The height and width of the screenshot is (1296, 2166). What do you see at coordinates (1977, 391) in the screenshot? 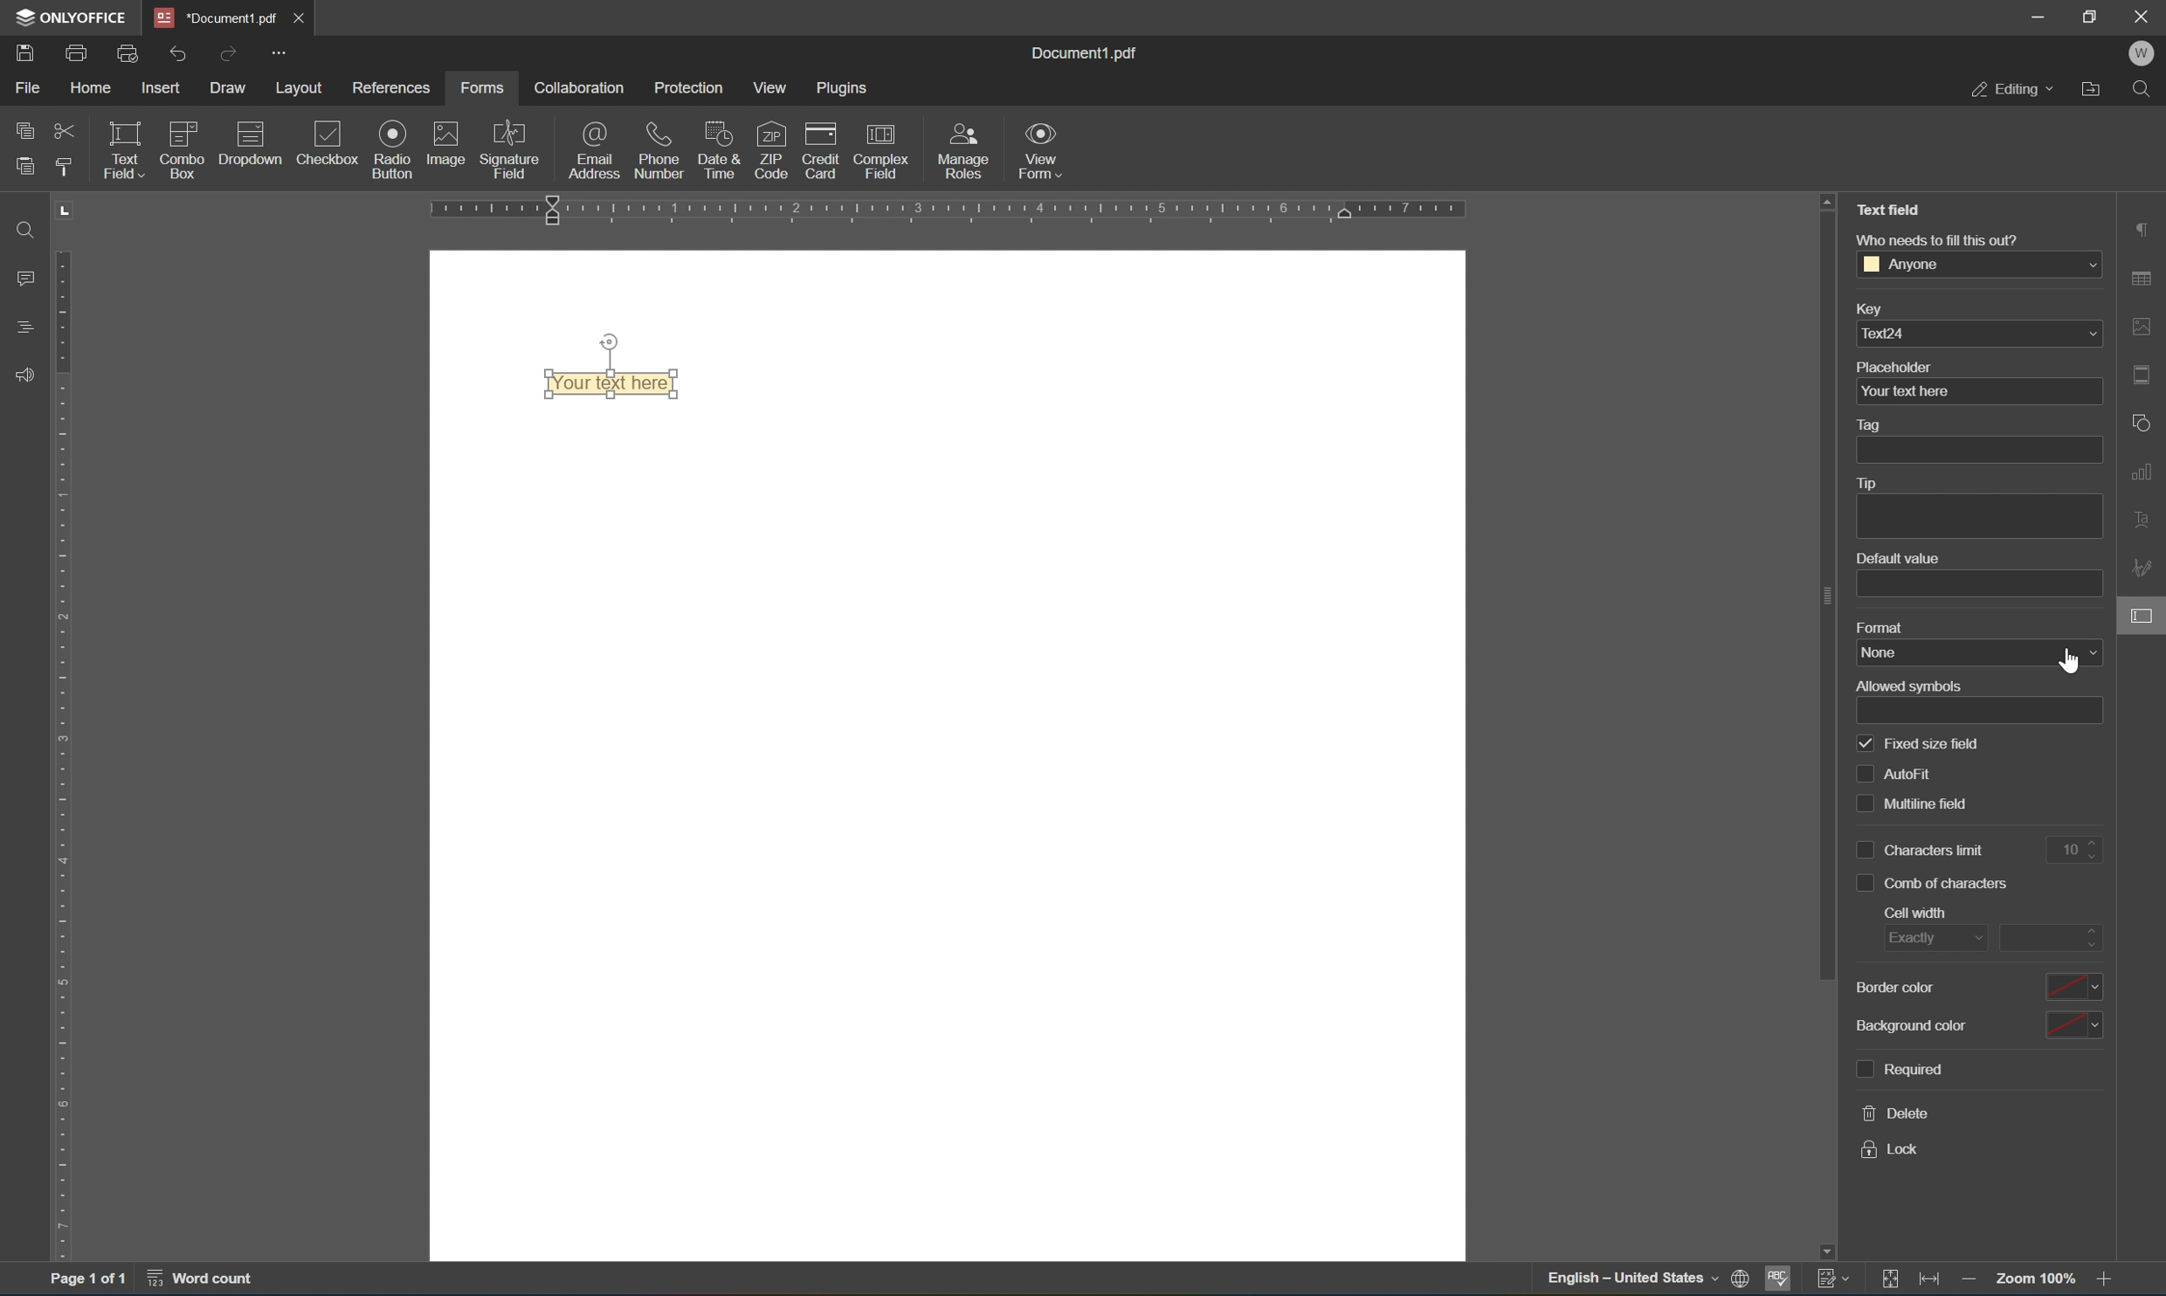
I see `your text here` at bounding box center [1977, 391].